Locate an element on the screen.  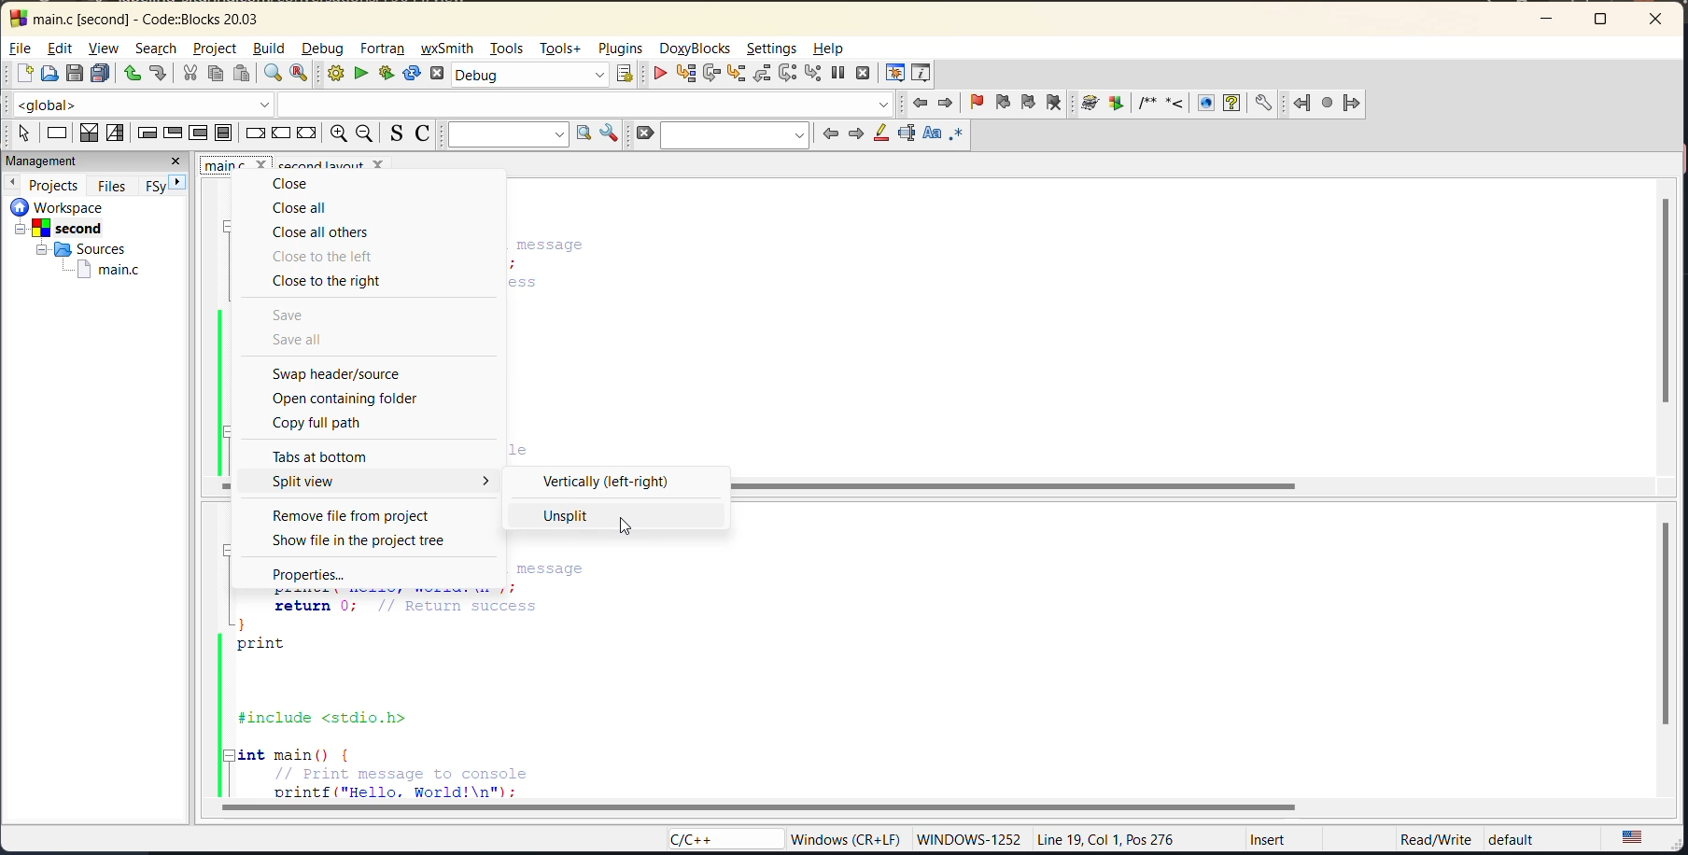
previous is located at coordinates (832, 134).